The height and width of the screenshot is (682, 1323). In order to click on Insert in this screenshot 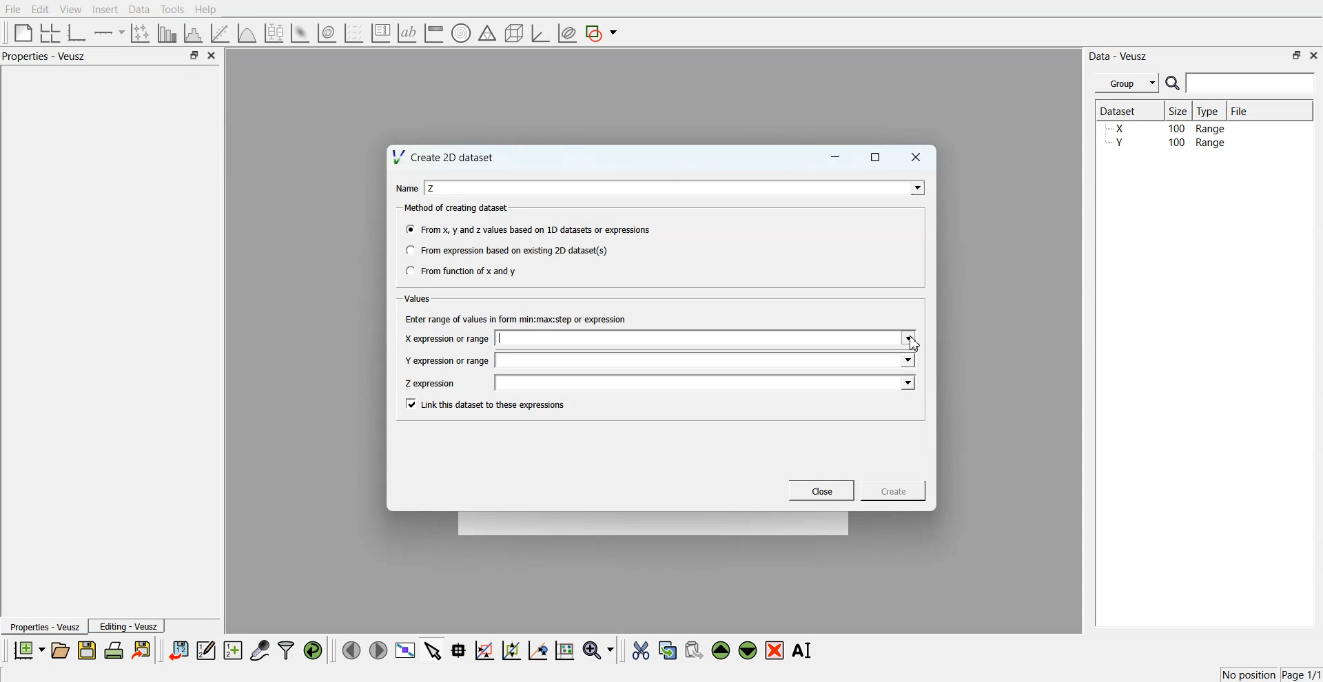, I will do `click(105, 9)`.